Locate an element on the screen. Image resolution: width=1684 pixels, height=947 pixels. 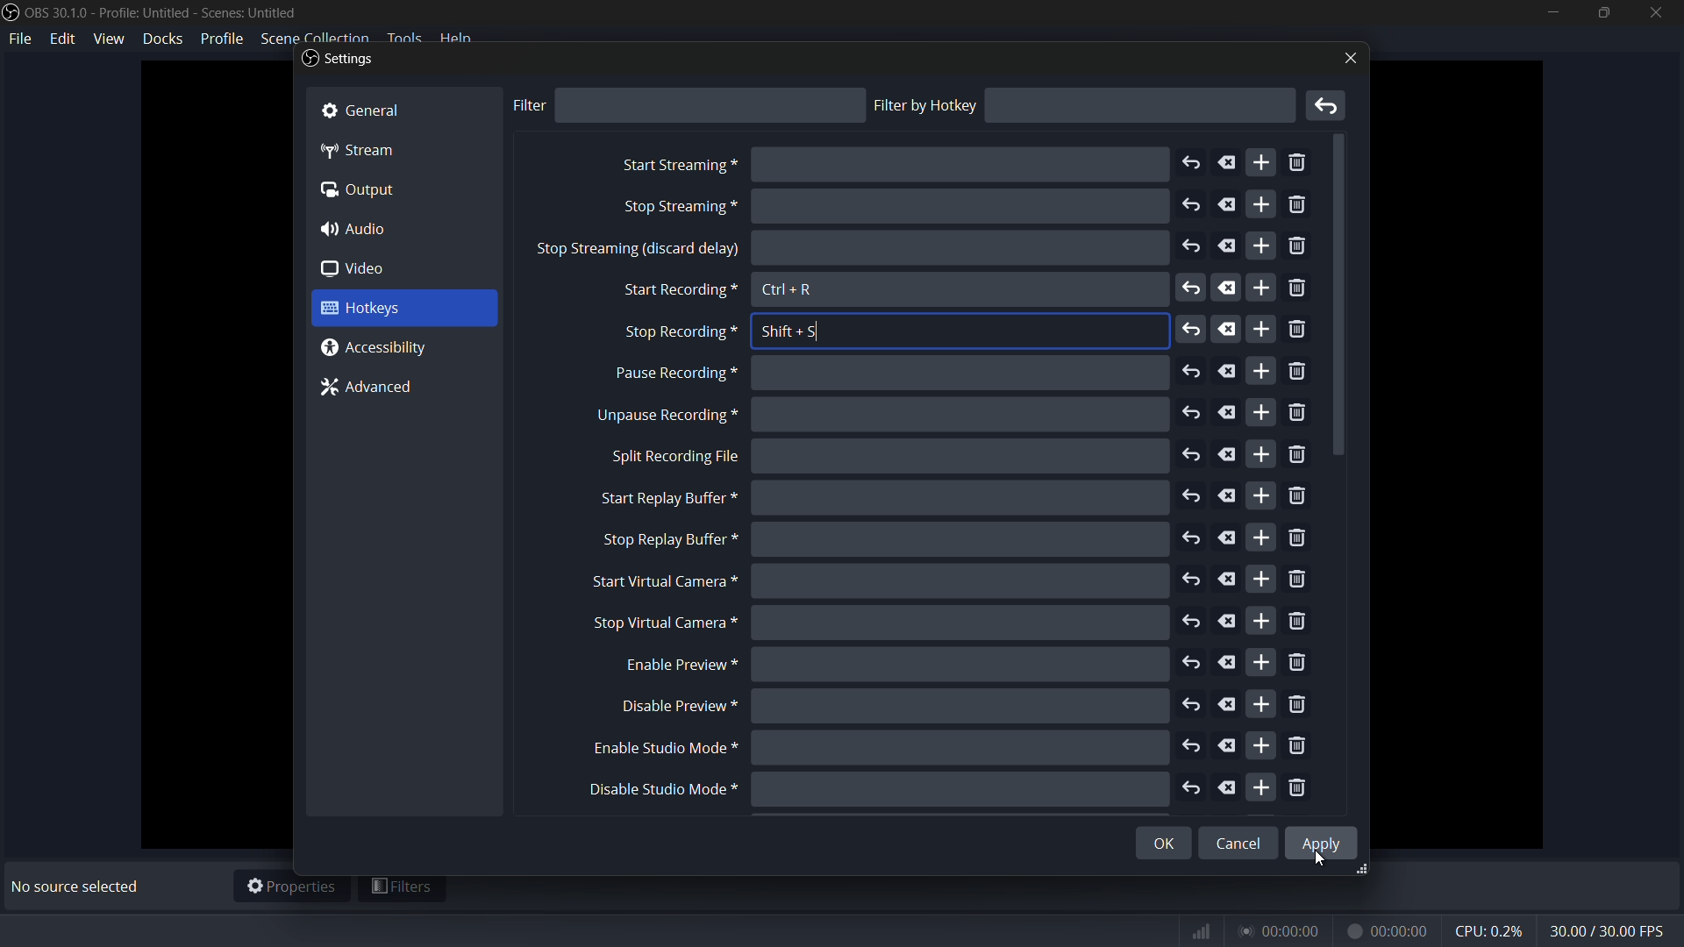
 is located at coordinates (1227, 205).